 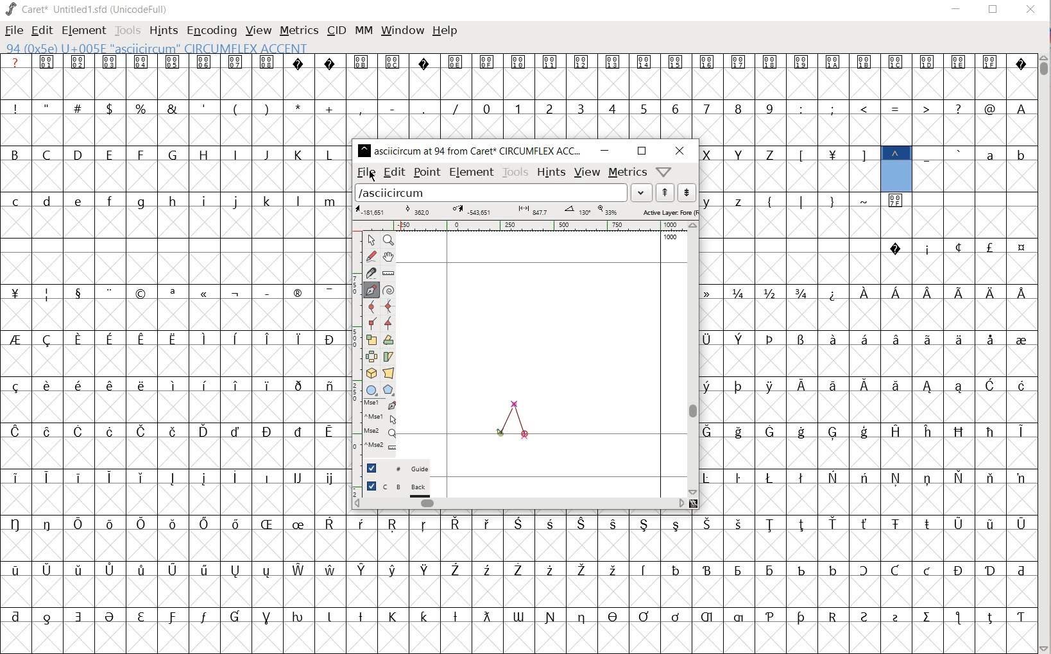 What do you see at coordinates (389, 373) in the screenshot?
I see `perform a perspective transformation on the selection` at bounding box center [389, 373].